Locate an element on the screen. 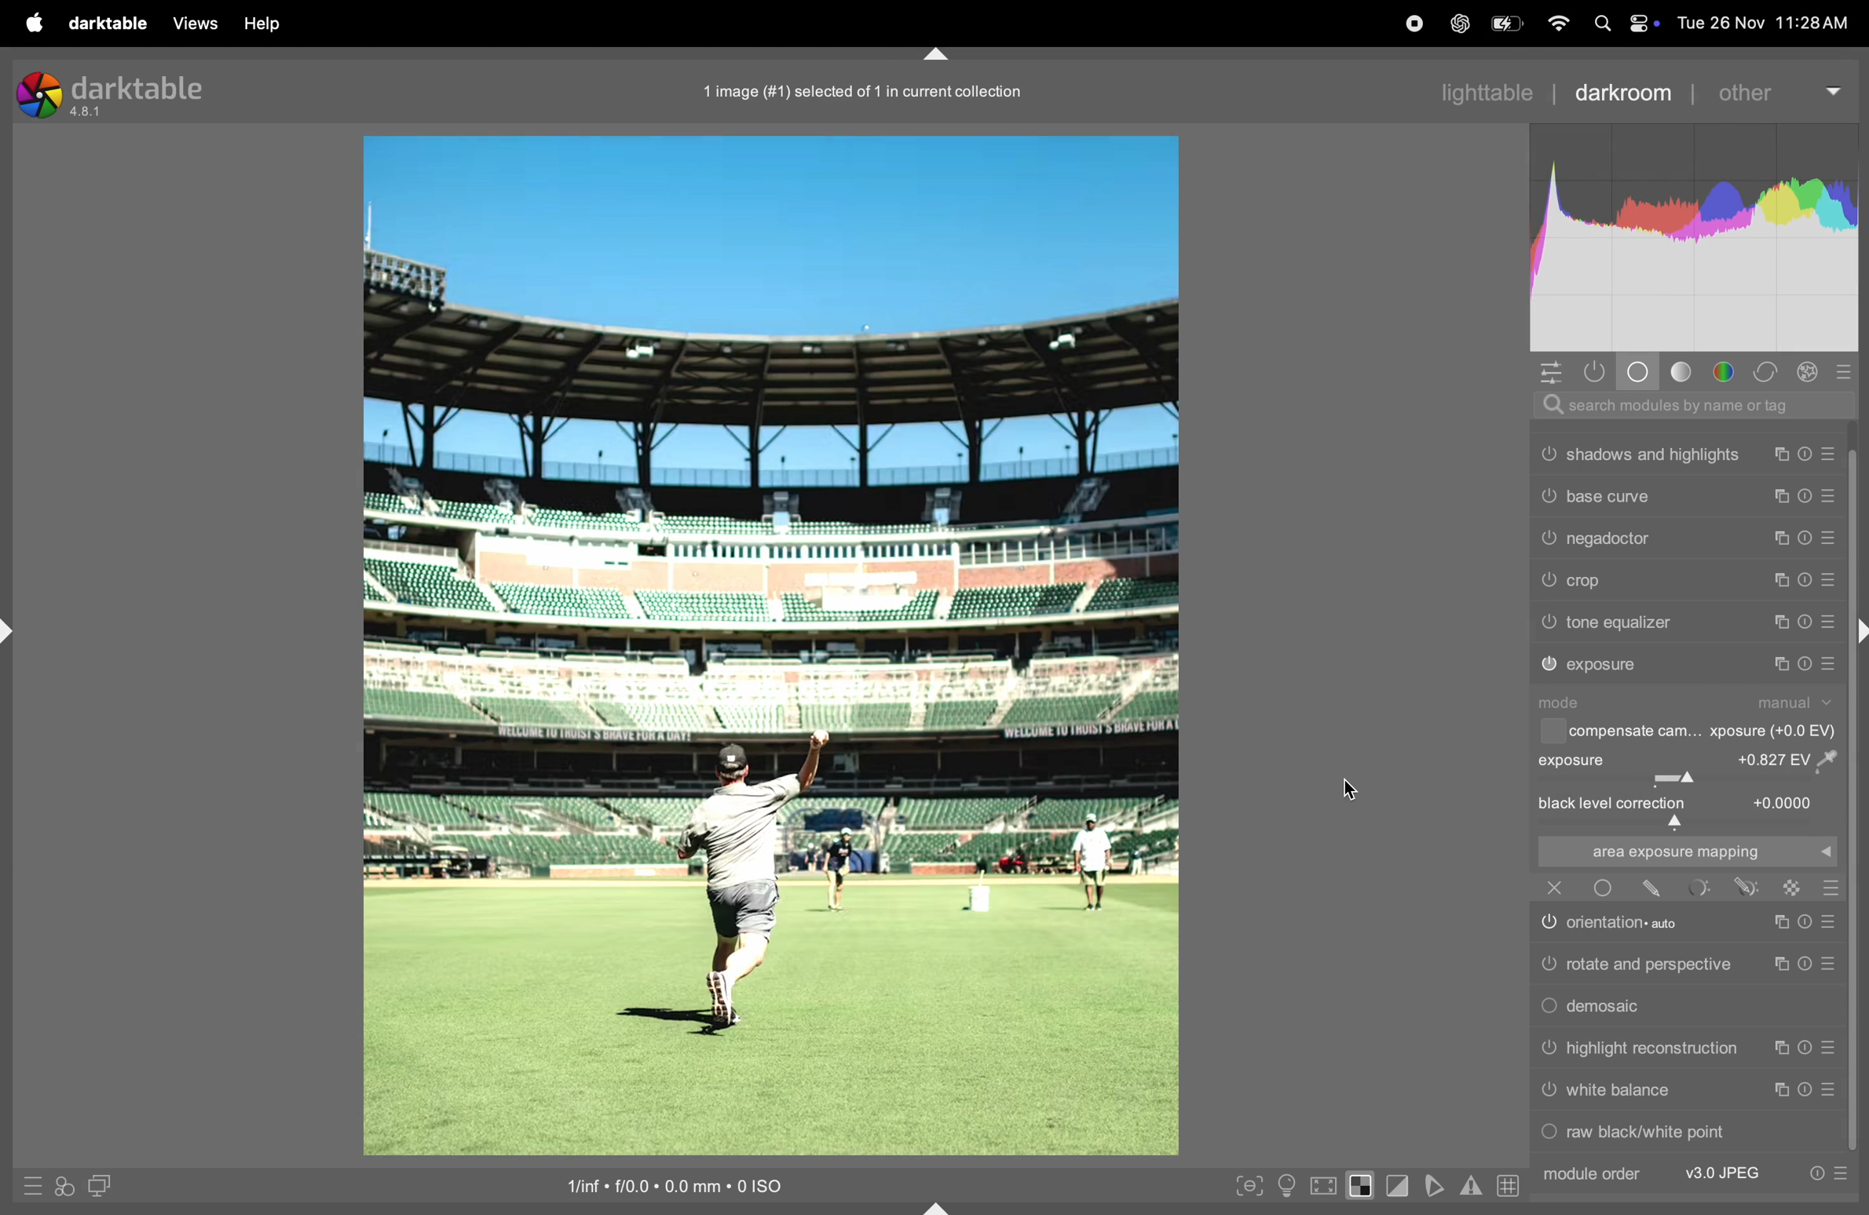  Switch on or off is located at coordinates (1548, 965).